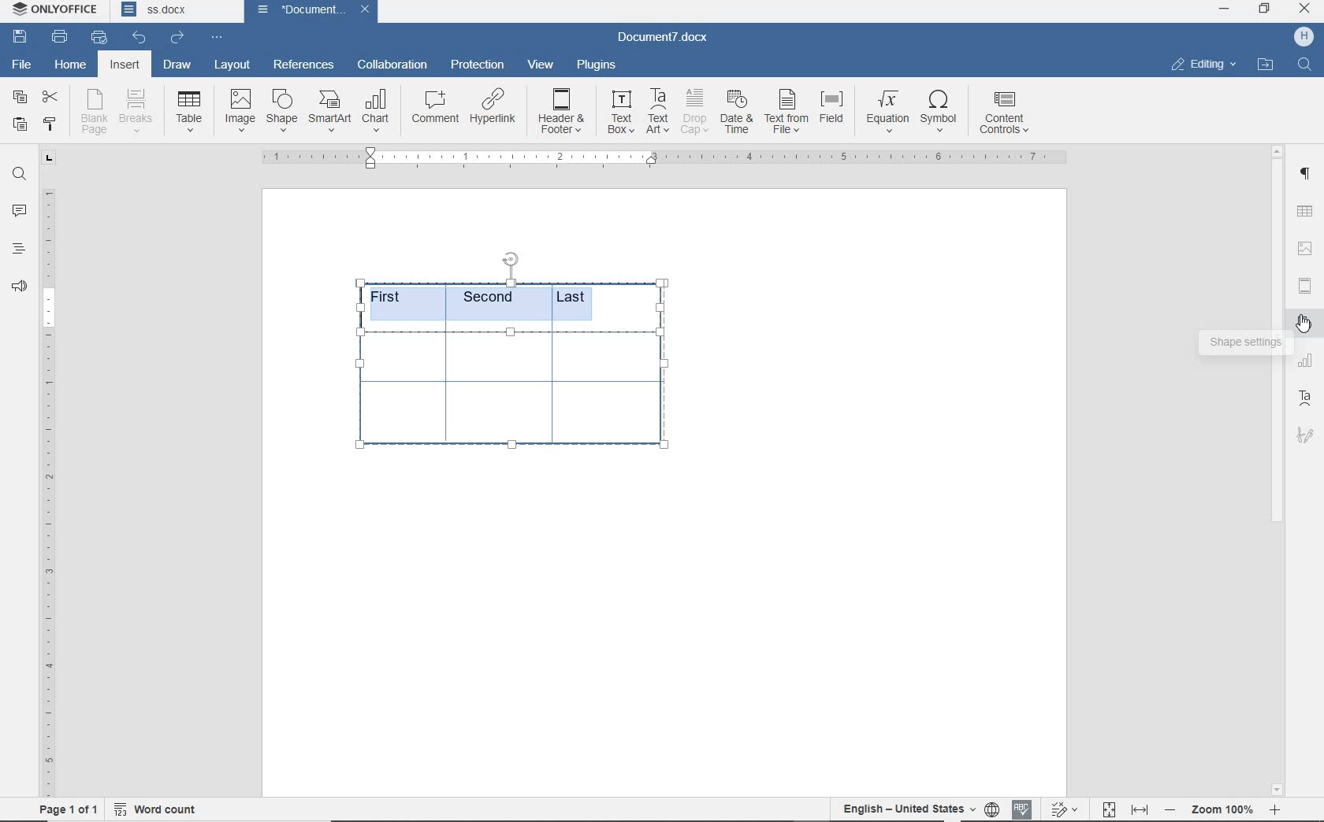  Describe the element at coordinates (191, 113) in the screenshot. I see `Table` at that location.